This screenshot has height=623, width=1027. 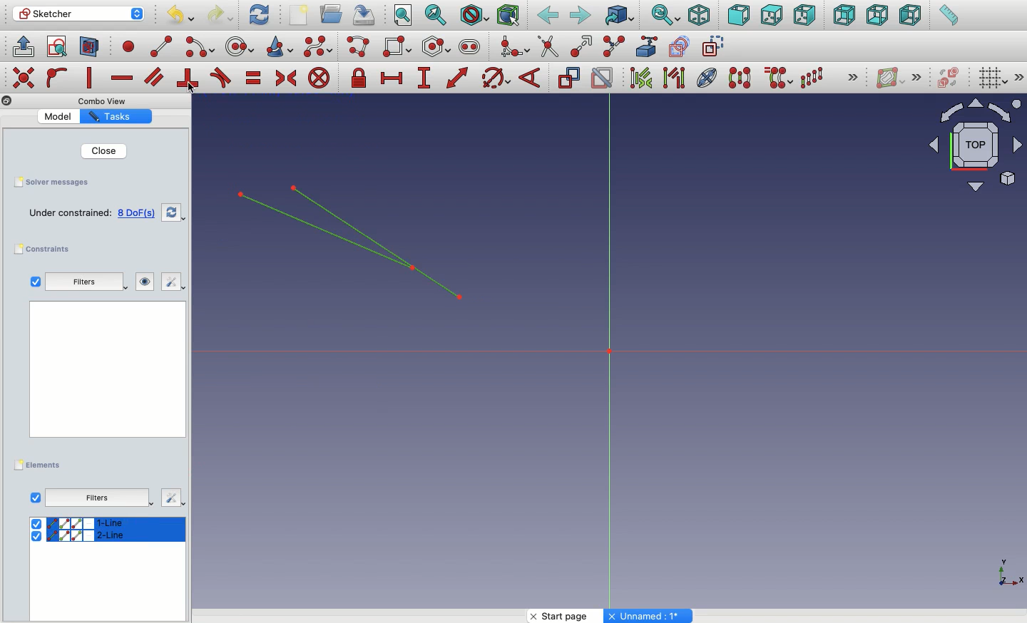 What do you see at coordinates (510, 16) in the screenshot?
I see `Bounding box` at bounding box center [510, 16].